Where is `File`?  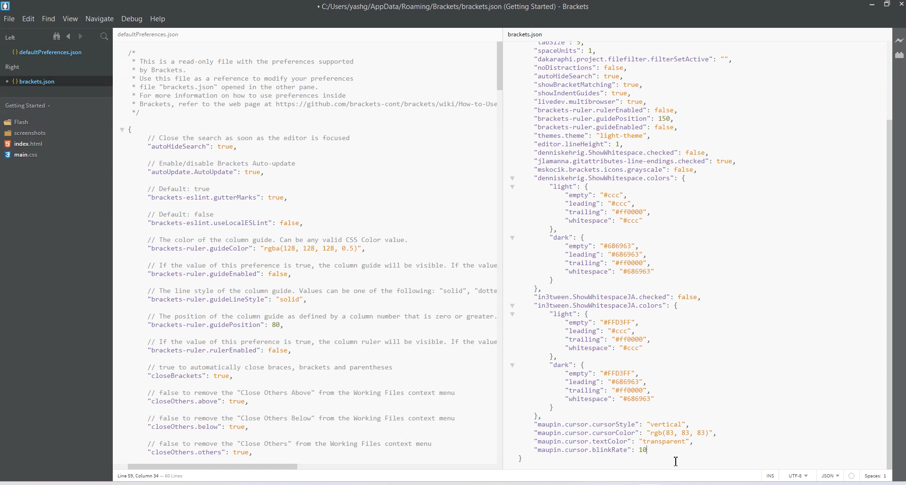 File is located at coordinates (9, 18).